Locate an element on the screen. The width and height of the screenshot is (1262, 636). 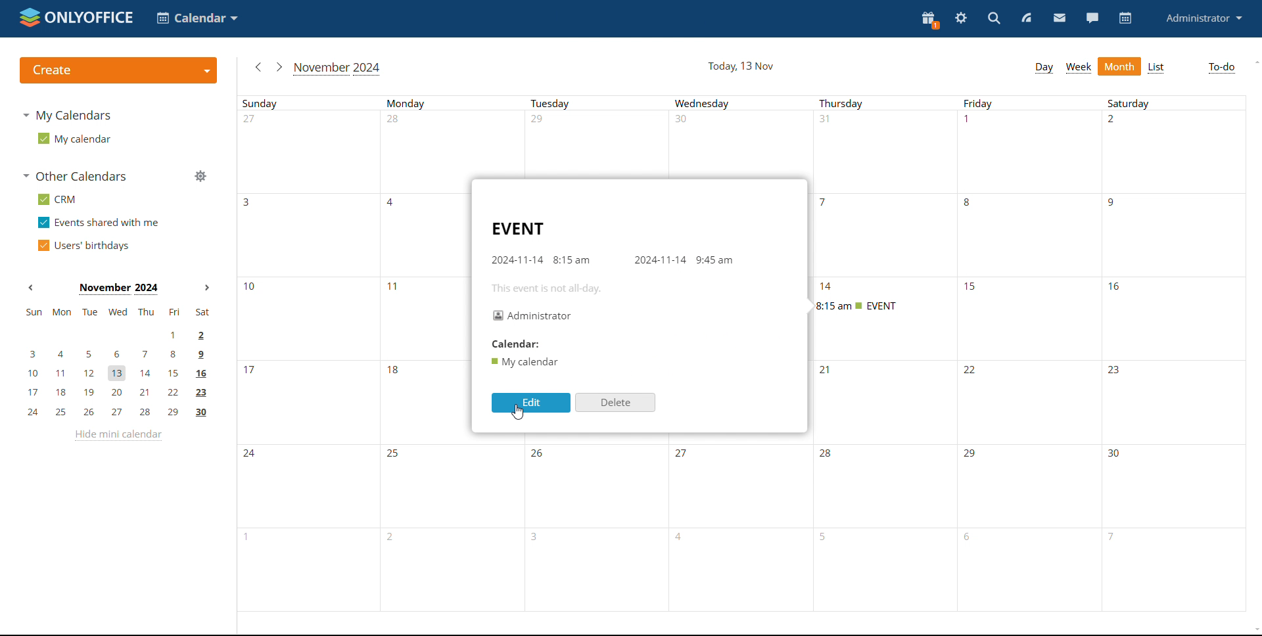
my calendar is located at coordinates (74, 139).